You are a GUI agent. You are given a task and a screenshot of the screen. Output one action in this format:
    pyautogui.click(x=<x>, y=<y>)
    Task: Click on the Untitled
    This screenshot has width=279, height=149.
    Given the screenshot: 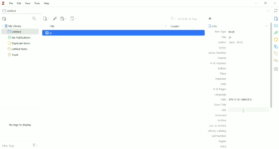 What is the action you would take?
    pyautogui.click(x=21, y=10)
    